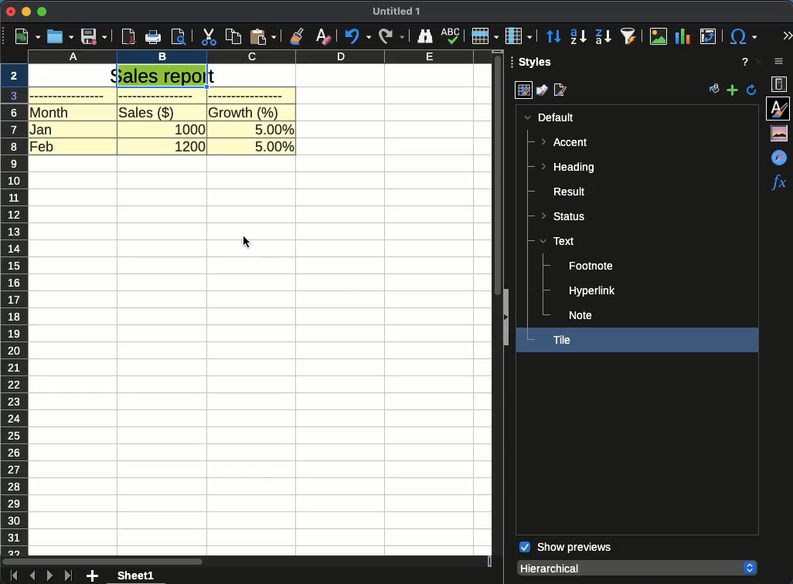 The width and height of the screenshot is (793, 584). What do you see at coordinates (498, 174) in the screenshot?
I see `scroll` at bounding box center [498, 174].